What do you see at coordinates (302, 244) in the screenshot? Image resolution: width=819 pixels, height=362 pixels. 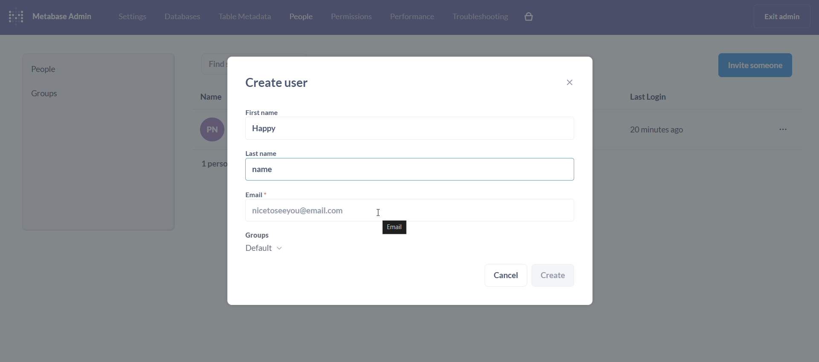 I see `groups` at bounding box center [302, 244].